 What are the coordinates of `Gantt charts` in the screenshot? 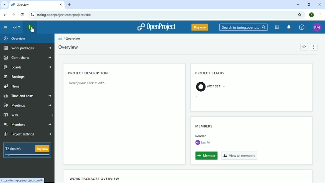 It's located at (28, 58).